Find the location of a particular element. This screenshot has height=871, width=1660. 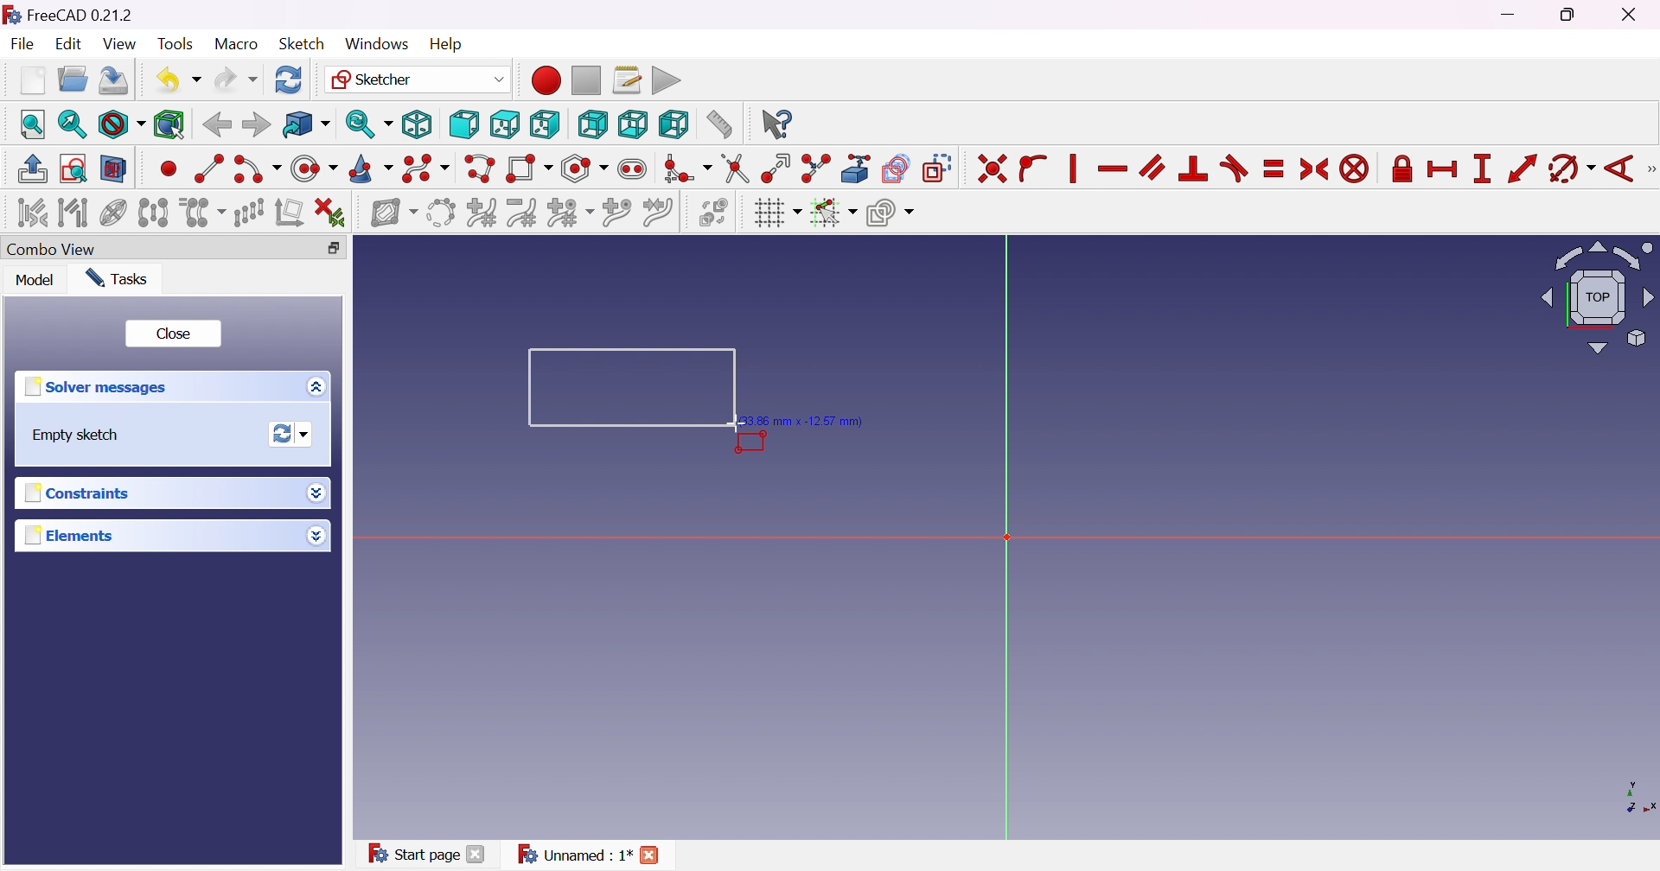

Fit selection... is located at coordinates (73, 124).